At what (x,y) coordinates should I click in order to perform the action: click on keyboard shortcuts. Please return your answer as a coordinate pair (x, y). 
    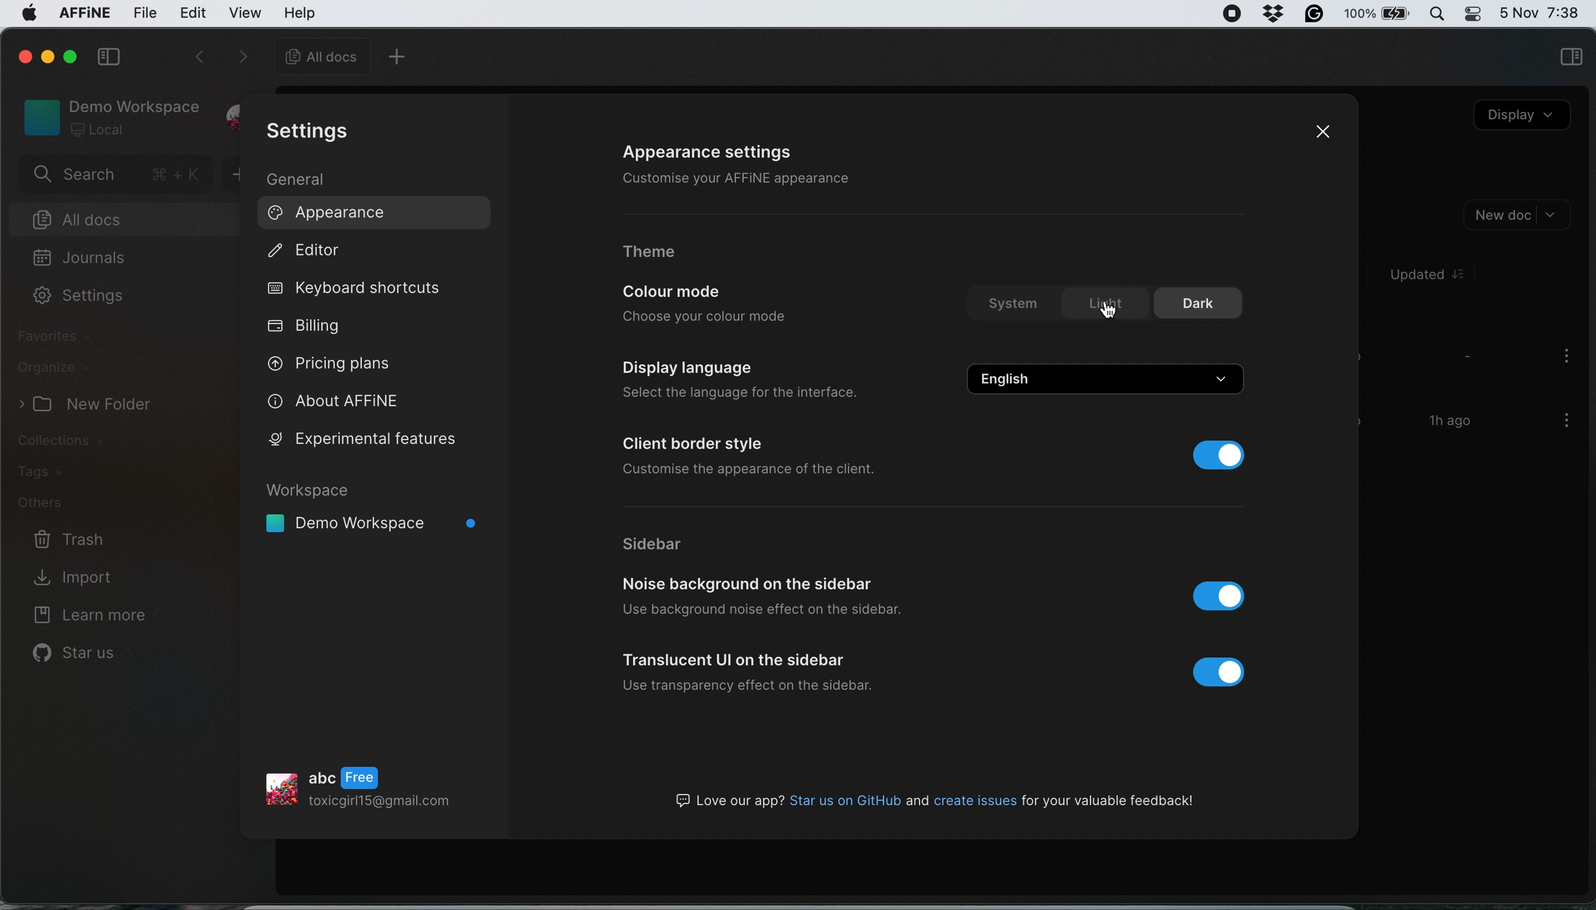
    Looking at the image, I should click on (359, 287).